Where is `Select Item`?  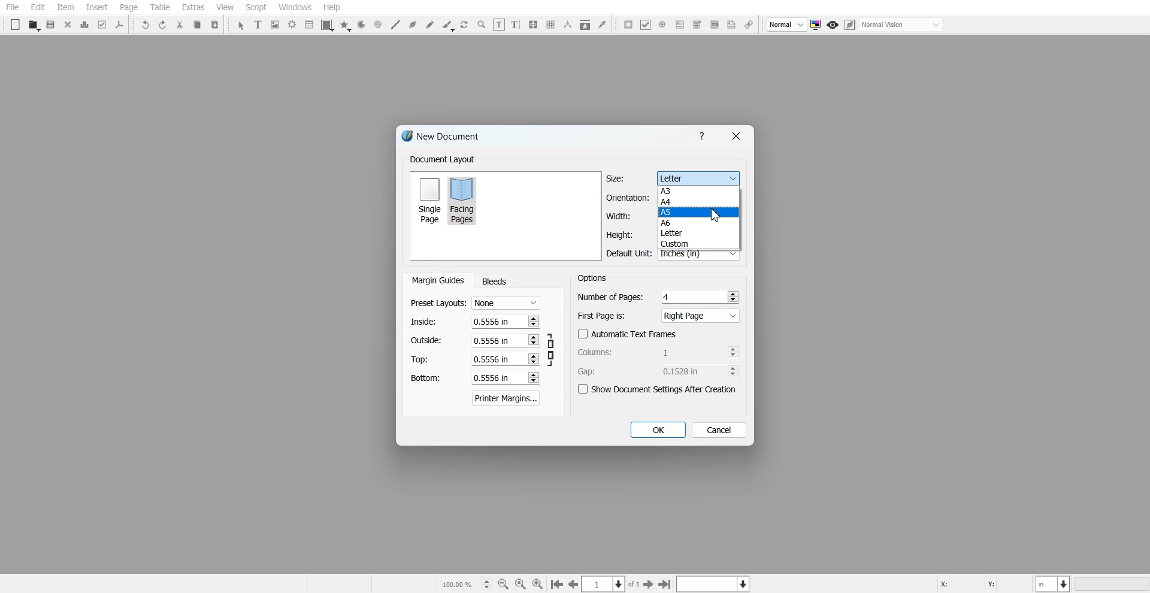 Select Item is located at coordinates (241, 26).